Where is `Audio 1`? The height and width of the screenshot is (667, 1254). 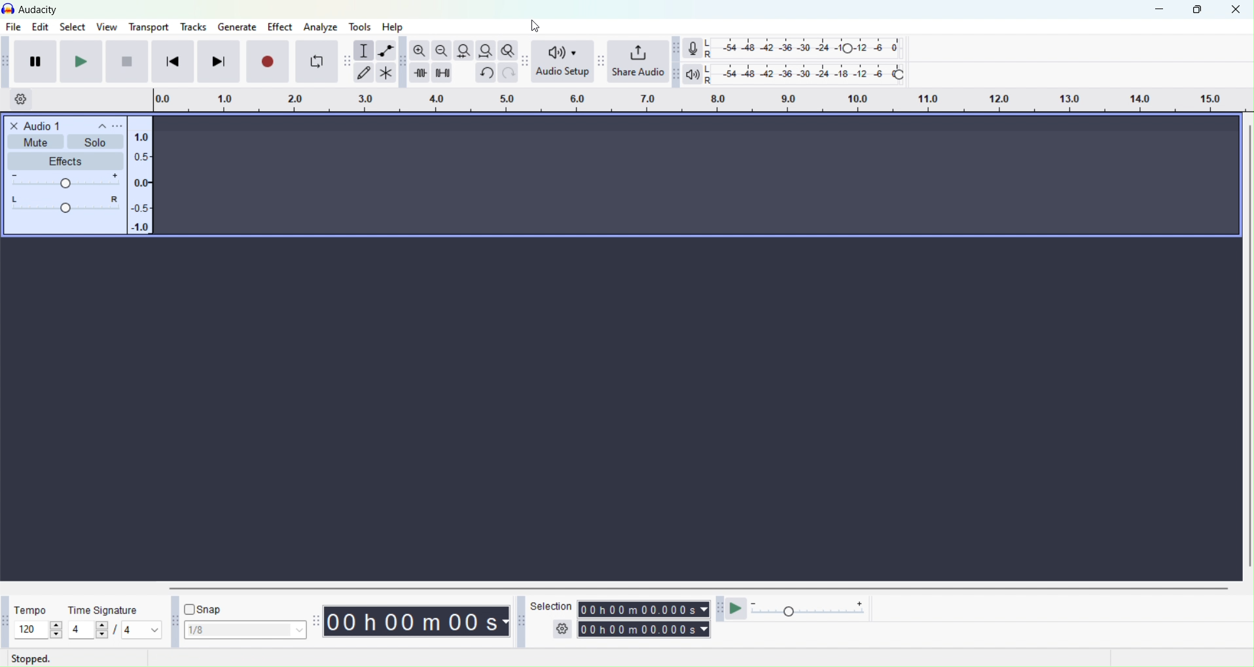
Audio 1 is located at coordinates (43, 126).